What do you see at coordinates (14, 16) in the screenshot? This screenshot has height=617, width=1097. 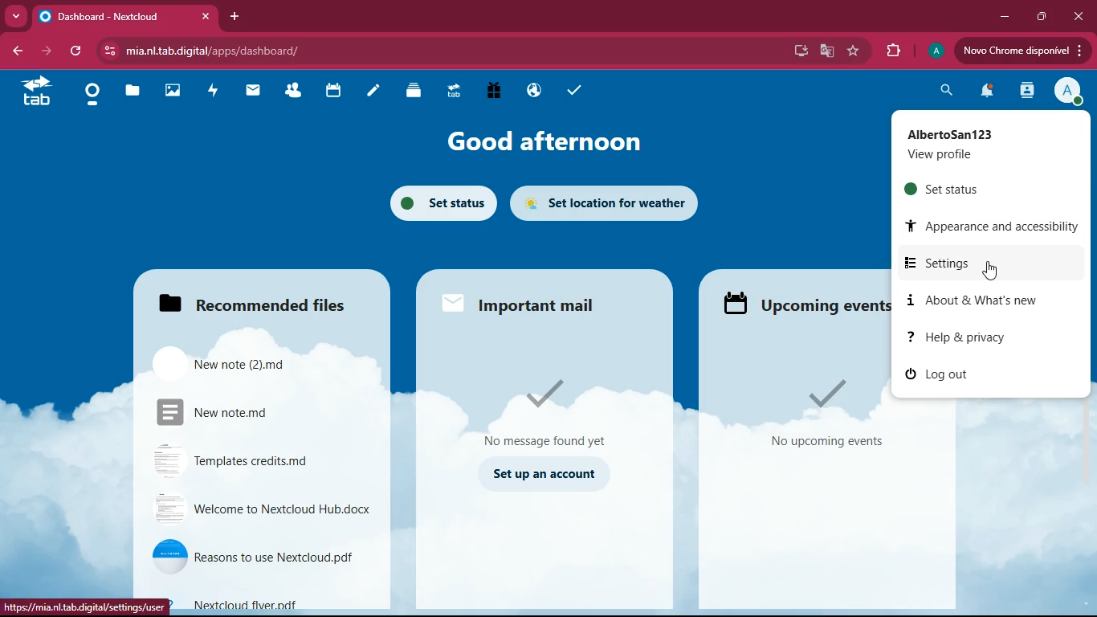 I see `more` at bounding box center [14, 16].